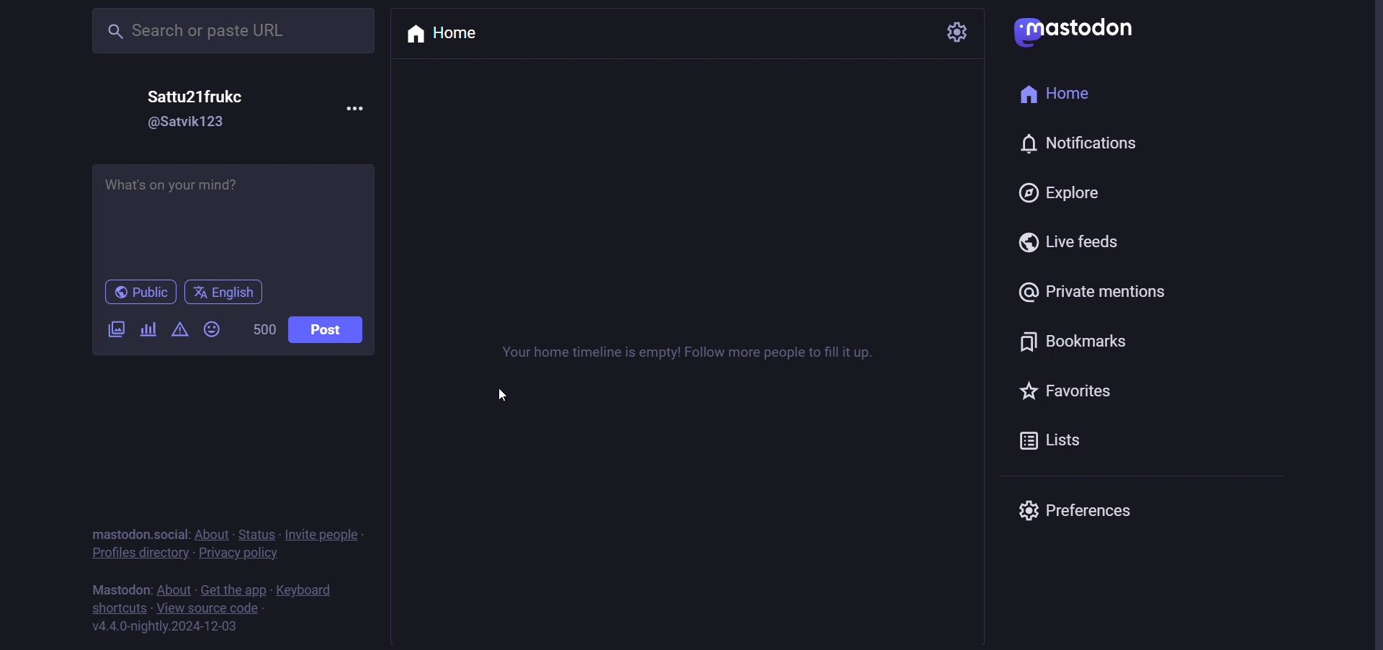 The height and width of the screenshot is (650, 1383). What do you see at coordinates (1057, 97) in the screenshot?
I see `home` at bounding box center [1057, 97].